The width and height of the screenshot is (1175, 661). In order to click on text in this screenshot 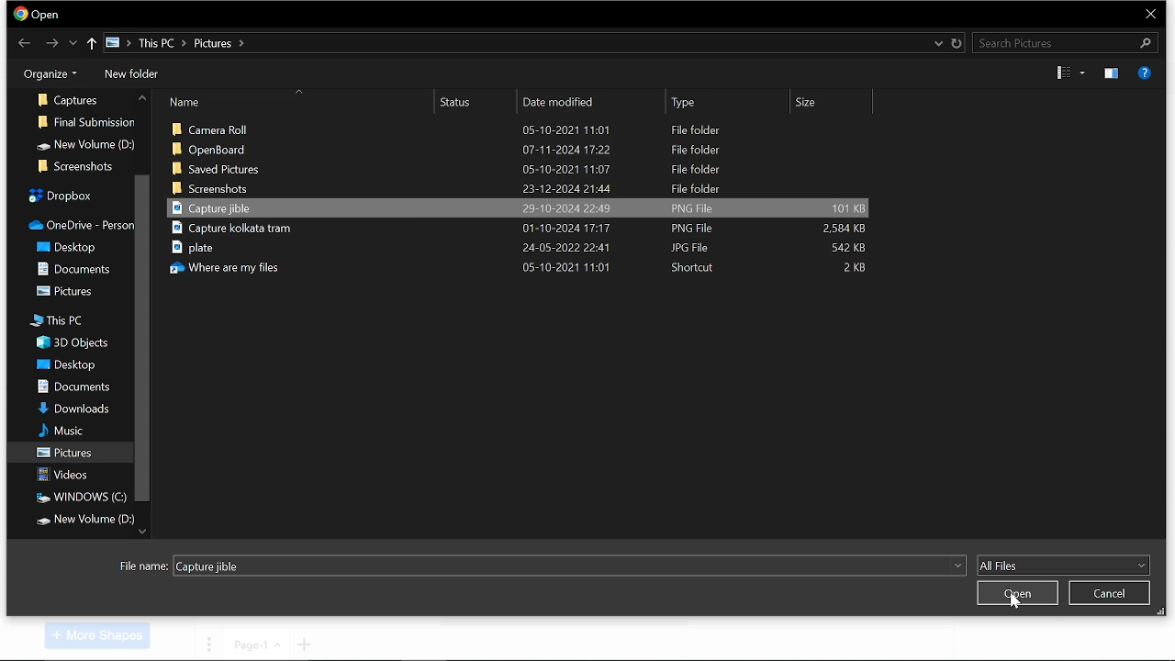, I will do `click(143, 566)`.